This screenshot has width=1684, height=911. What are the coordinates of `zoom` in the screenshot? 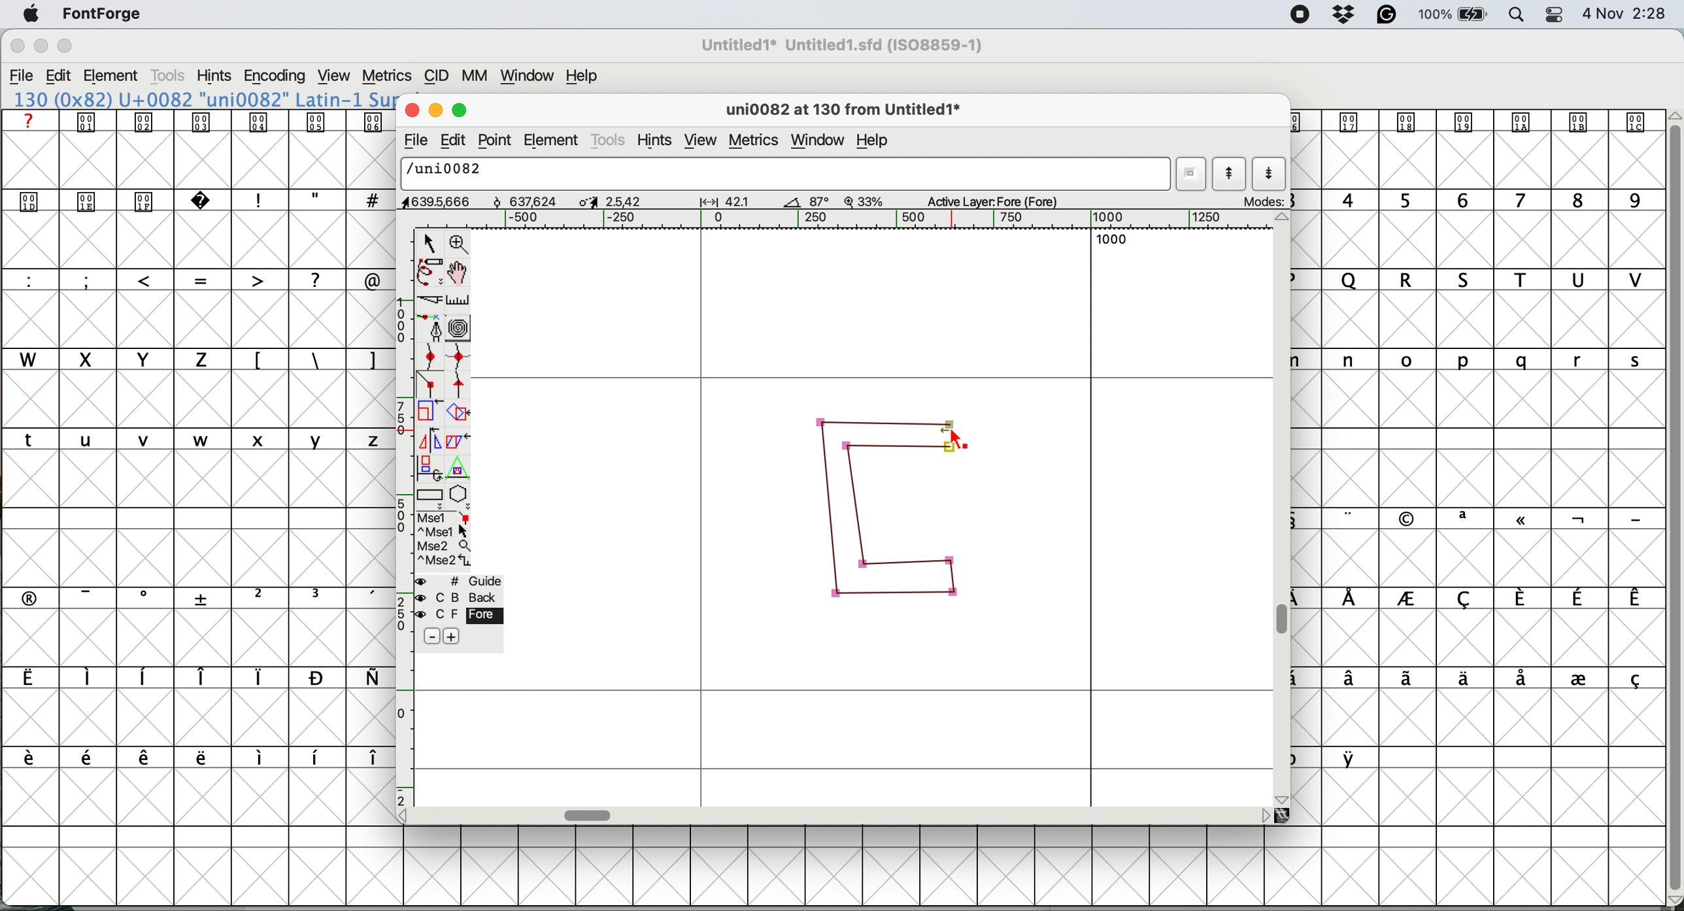 It's located at (460, 242).